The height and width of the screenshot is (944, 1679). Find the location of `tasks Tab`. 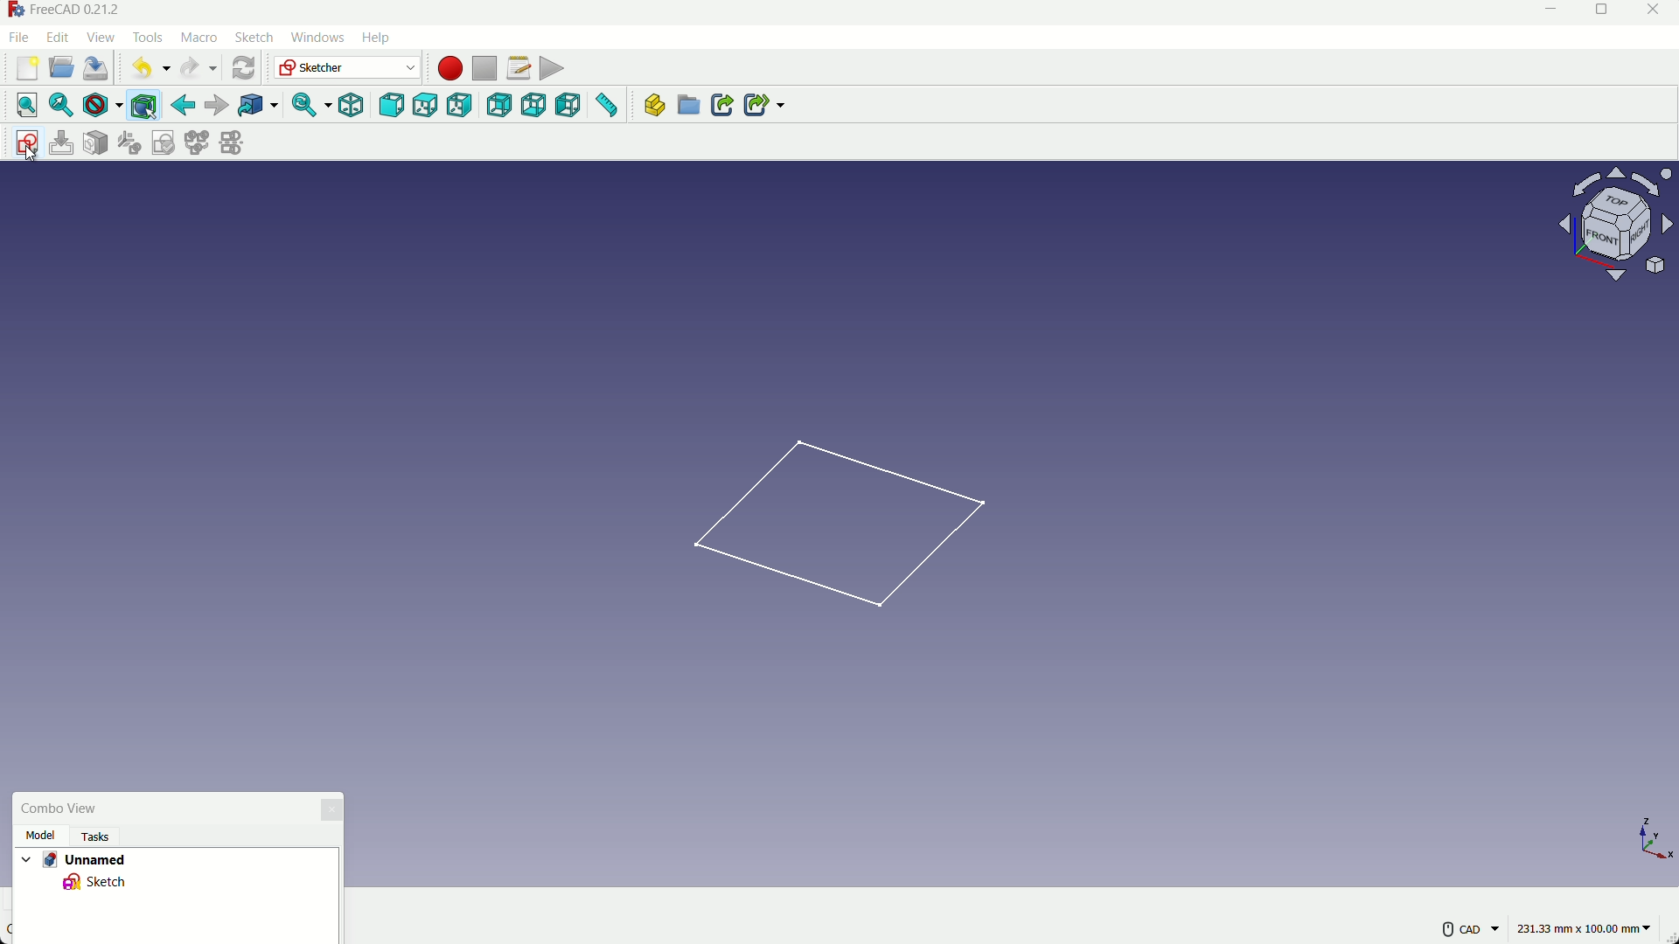

tasks Tab is located at coordinates (108, 836).